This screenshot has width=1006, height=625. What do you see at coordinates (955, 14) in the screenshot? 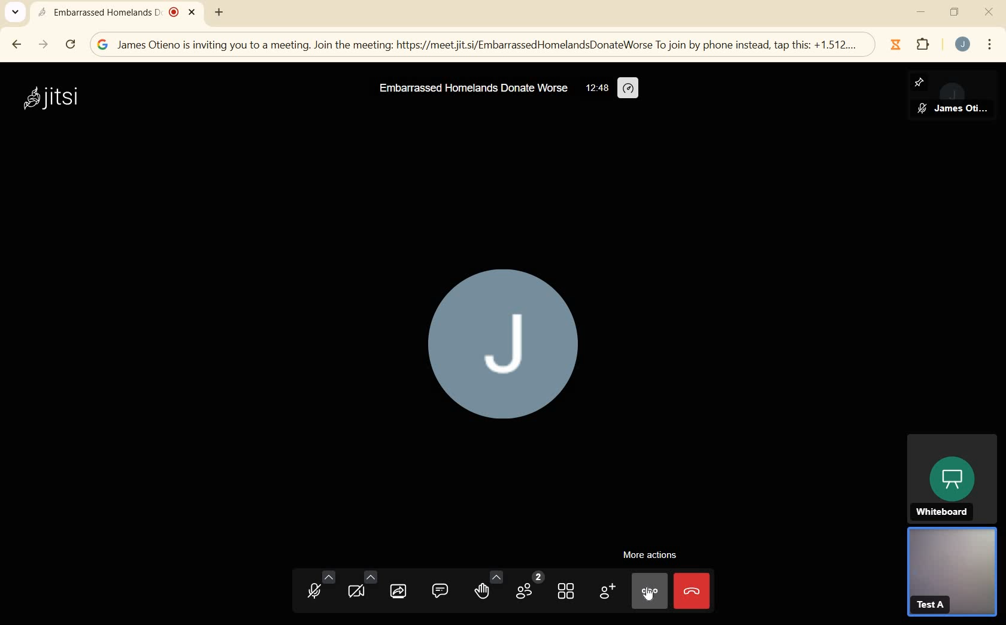
I see `restore down` at bounding box center [955, 14].